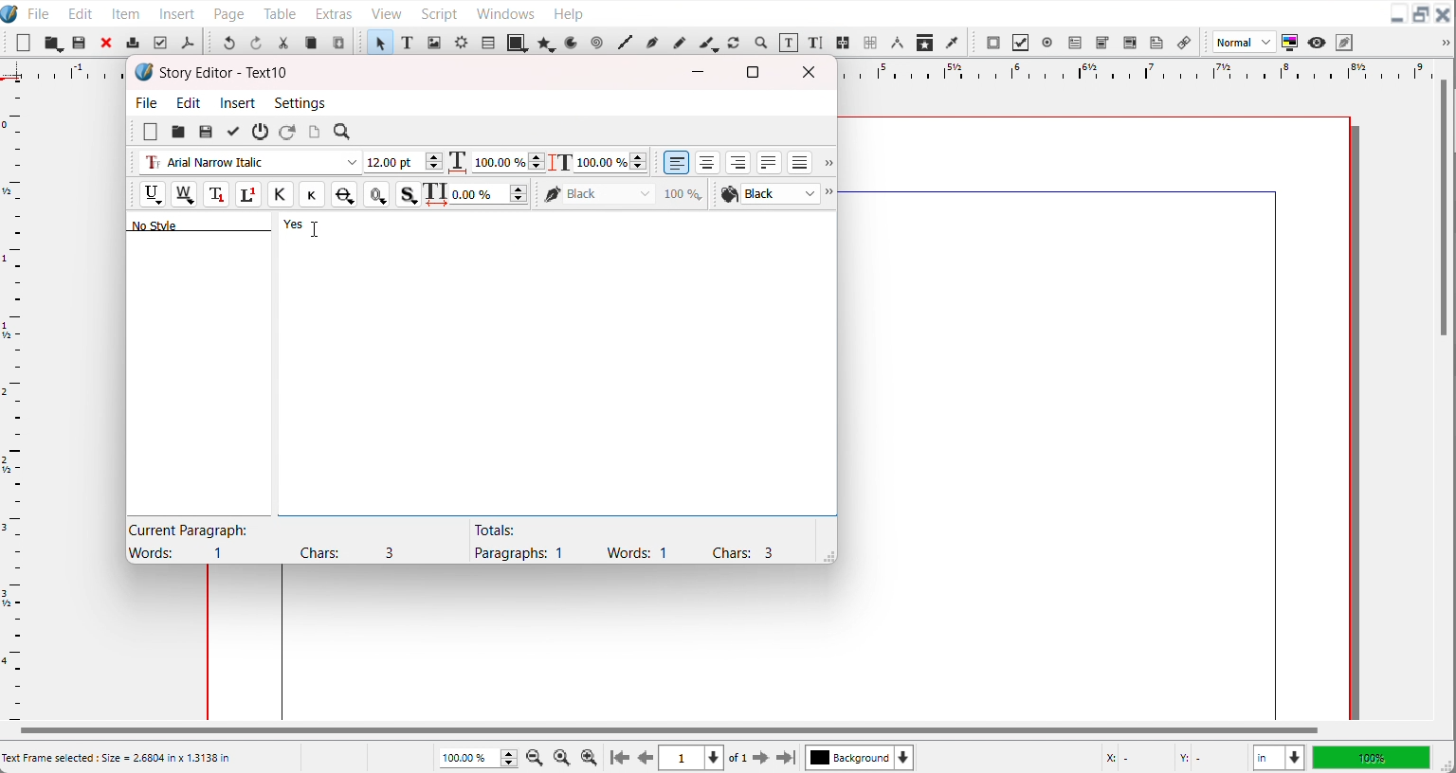 This screenshot has height=773, width=1456. Describe the element at coordinates (183, 194) in the screenshot. I see `Remove underline` at that location.